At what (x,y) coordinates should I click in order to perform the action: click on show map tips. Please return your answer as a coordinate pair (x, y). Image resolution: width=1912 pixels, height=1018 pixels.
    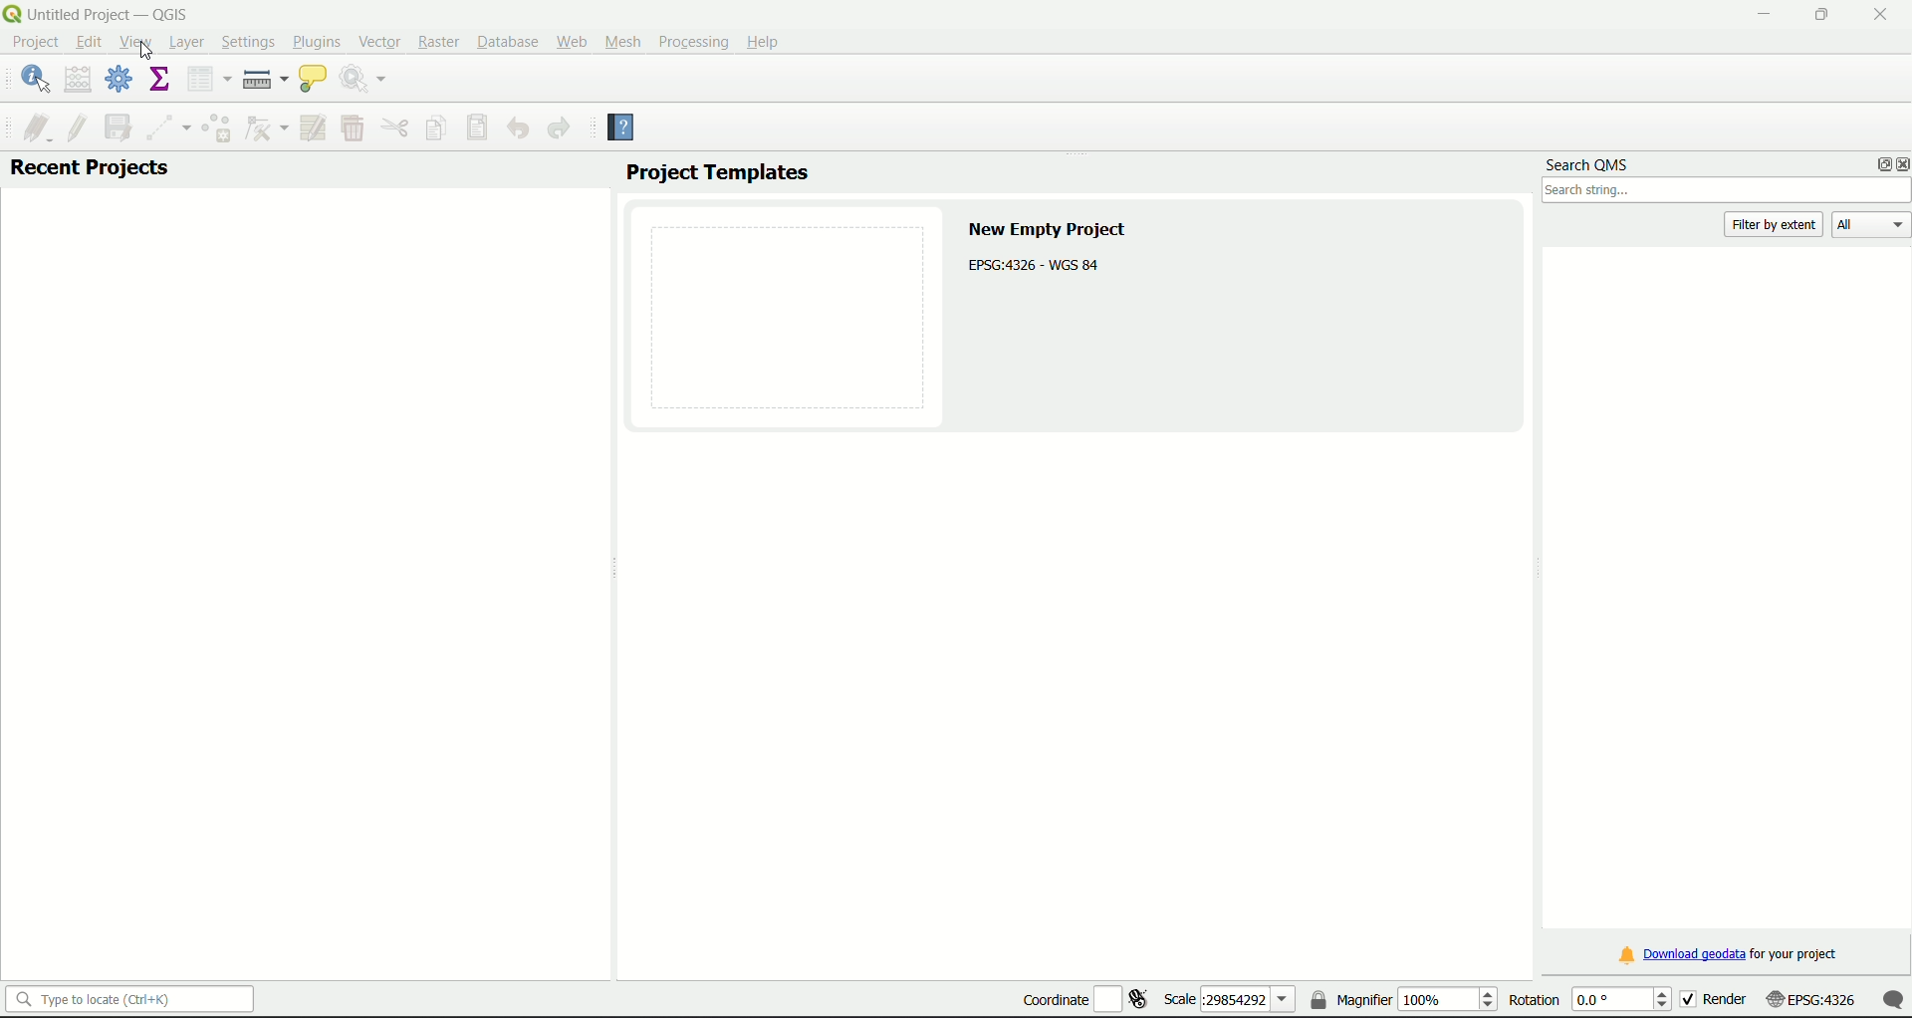
    Looking at the image, I should click on (313, 80).